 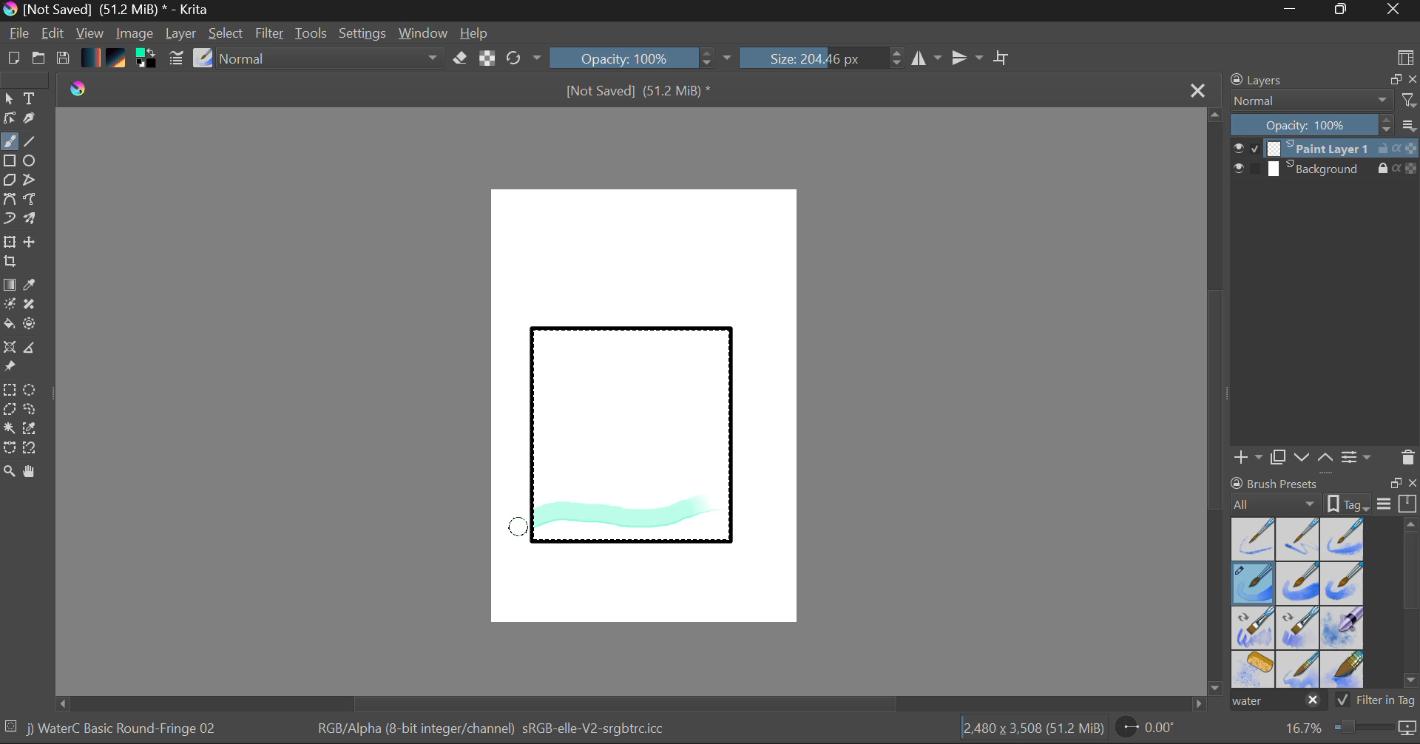 I want to click on Color Information, so click(x=490, y=730).